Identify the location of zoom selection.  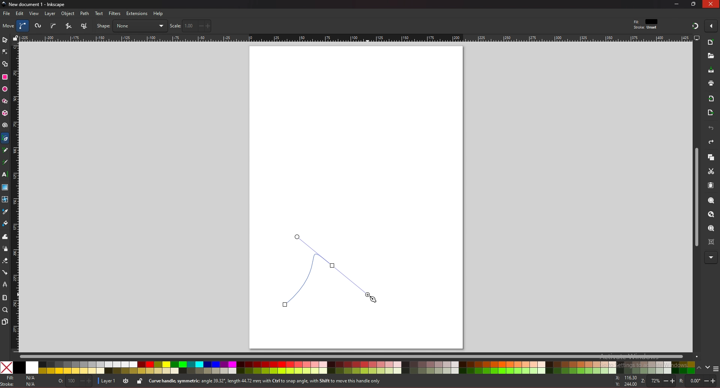
(712, 201).